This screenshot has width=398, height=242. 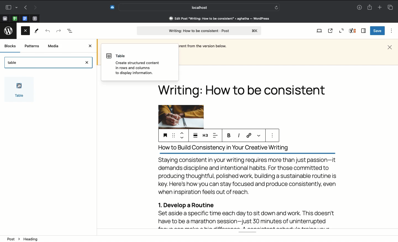 I want to click on Table, so click(x=13, y=62).